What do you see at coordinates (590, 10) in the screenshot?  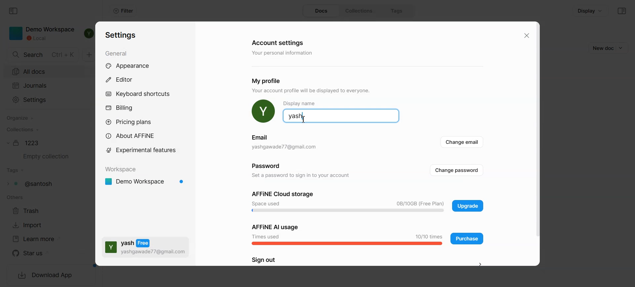 I see `Display` at bounding box center [590, 10].